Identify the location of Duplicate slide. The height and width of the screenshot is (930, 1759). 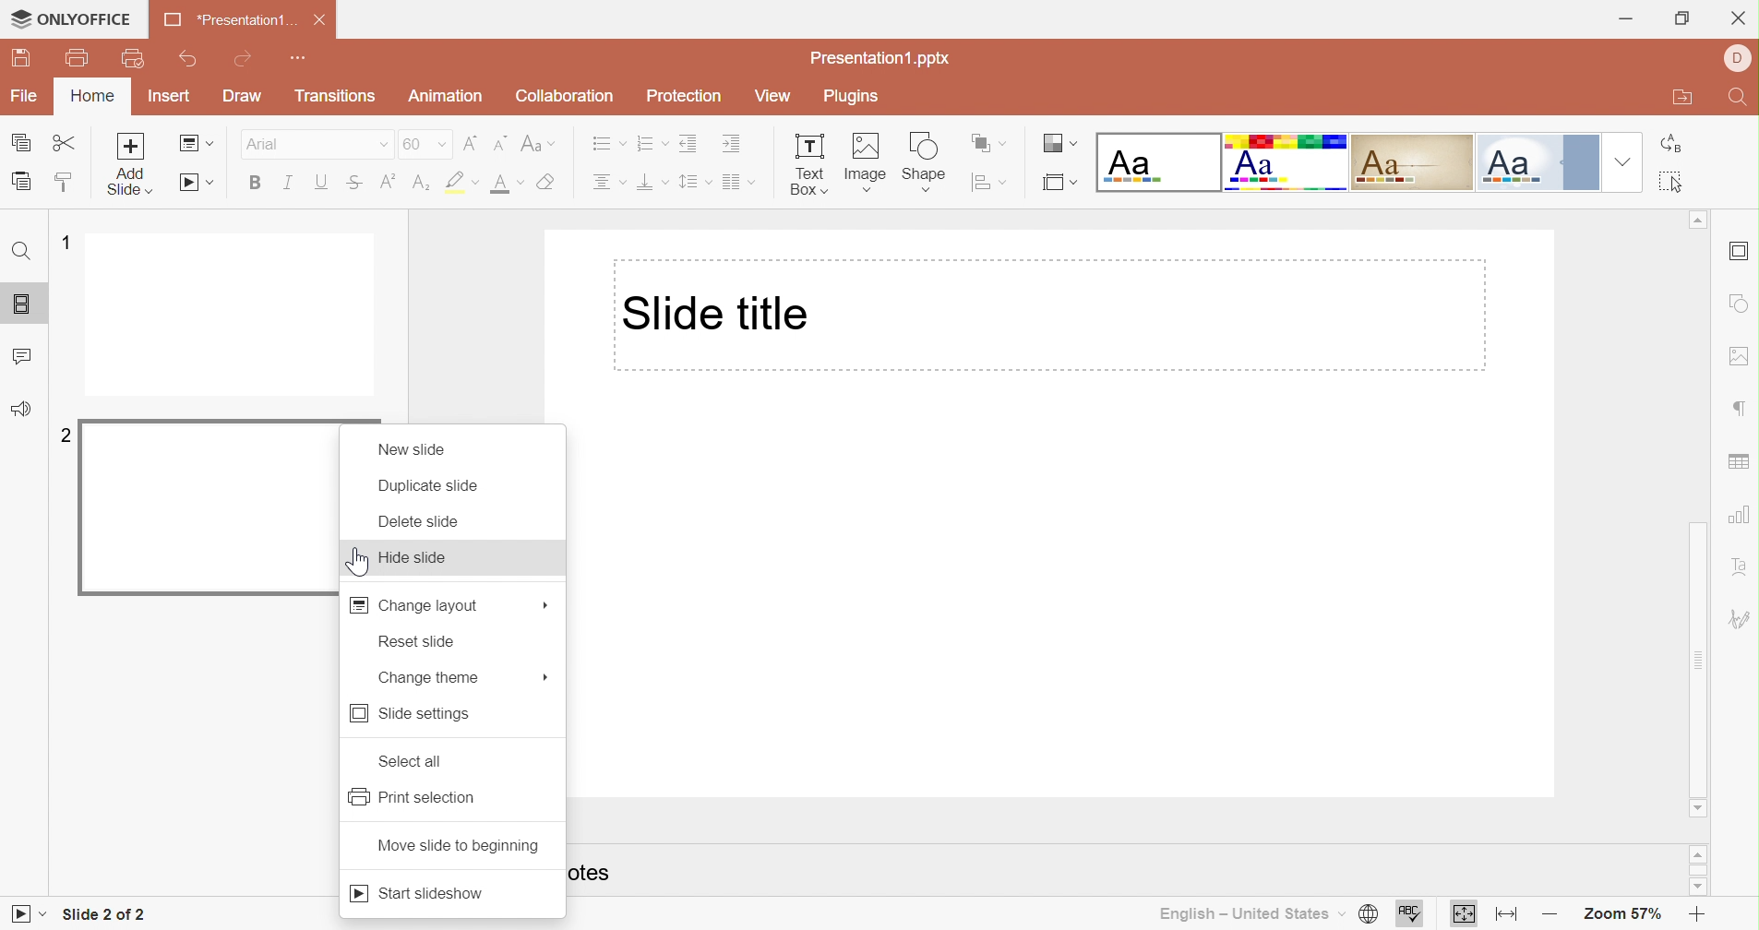
(423, 489).